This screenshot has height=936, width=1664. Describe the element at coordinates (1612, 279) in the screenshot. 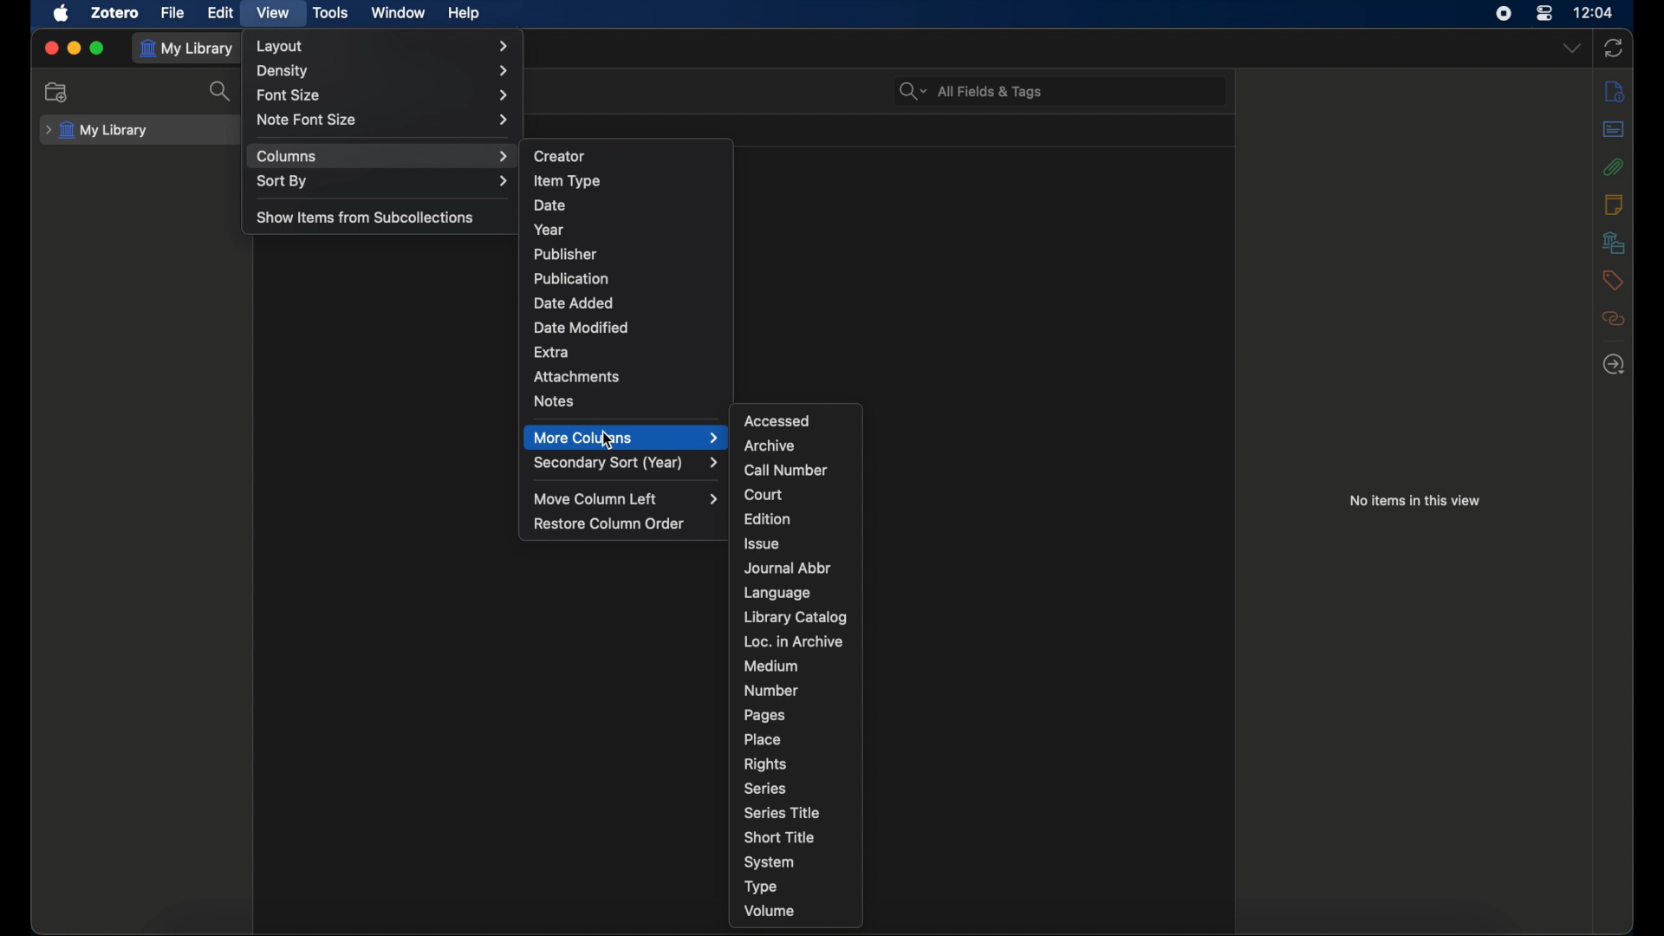

I see `tags` at that location.